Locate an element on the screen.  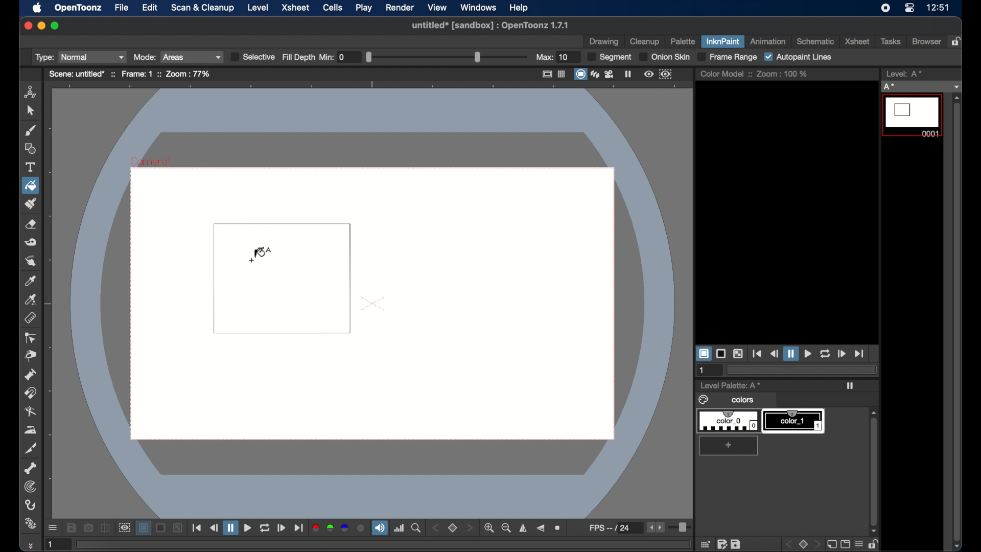
3dview is located at coordinates (596, 75).